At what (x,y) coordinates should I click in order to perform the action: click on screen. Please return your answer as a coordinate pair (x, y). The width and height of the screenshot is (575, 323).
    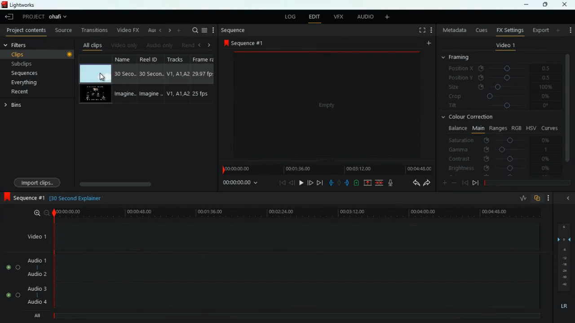
    Looking at the image, I should click on (95, 74).